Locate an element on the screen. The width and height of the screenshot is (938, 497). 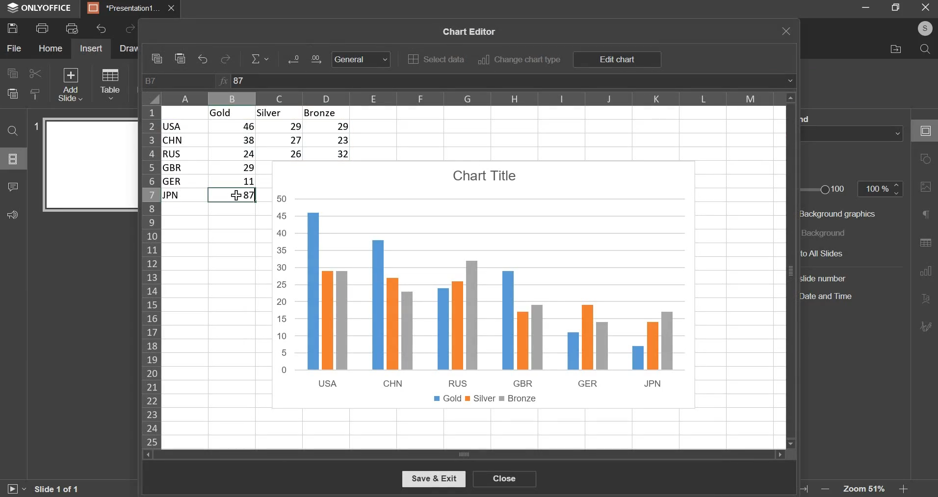
copy style is located at coordinates (35, 93).